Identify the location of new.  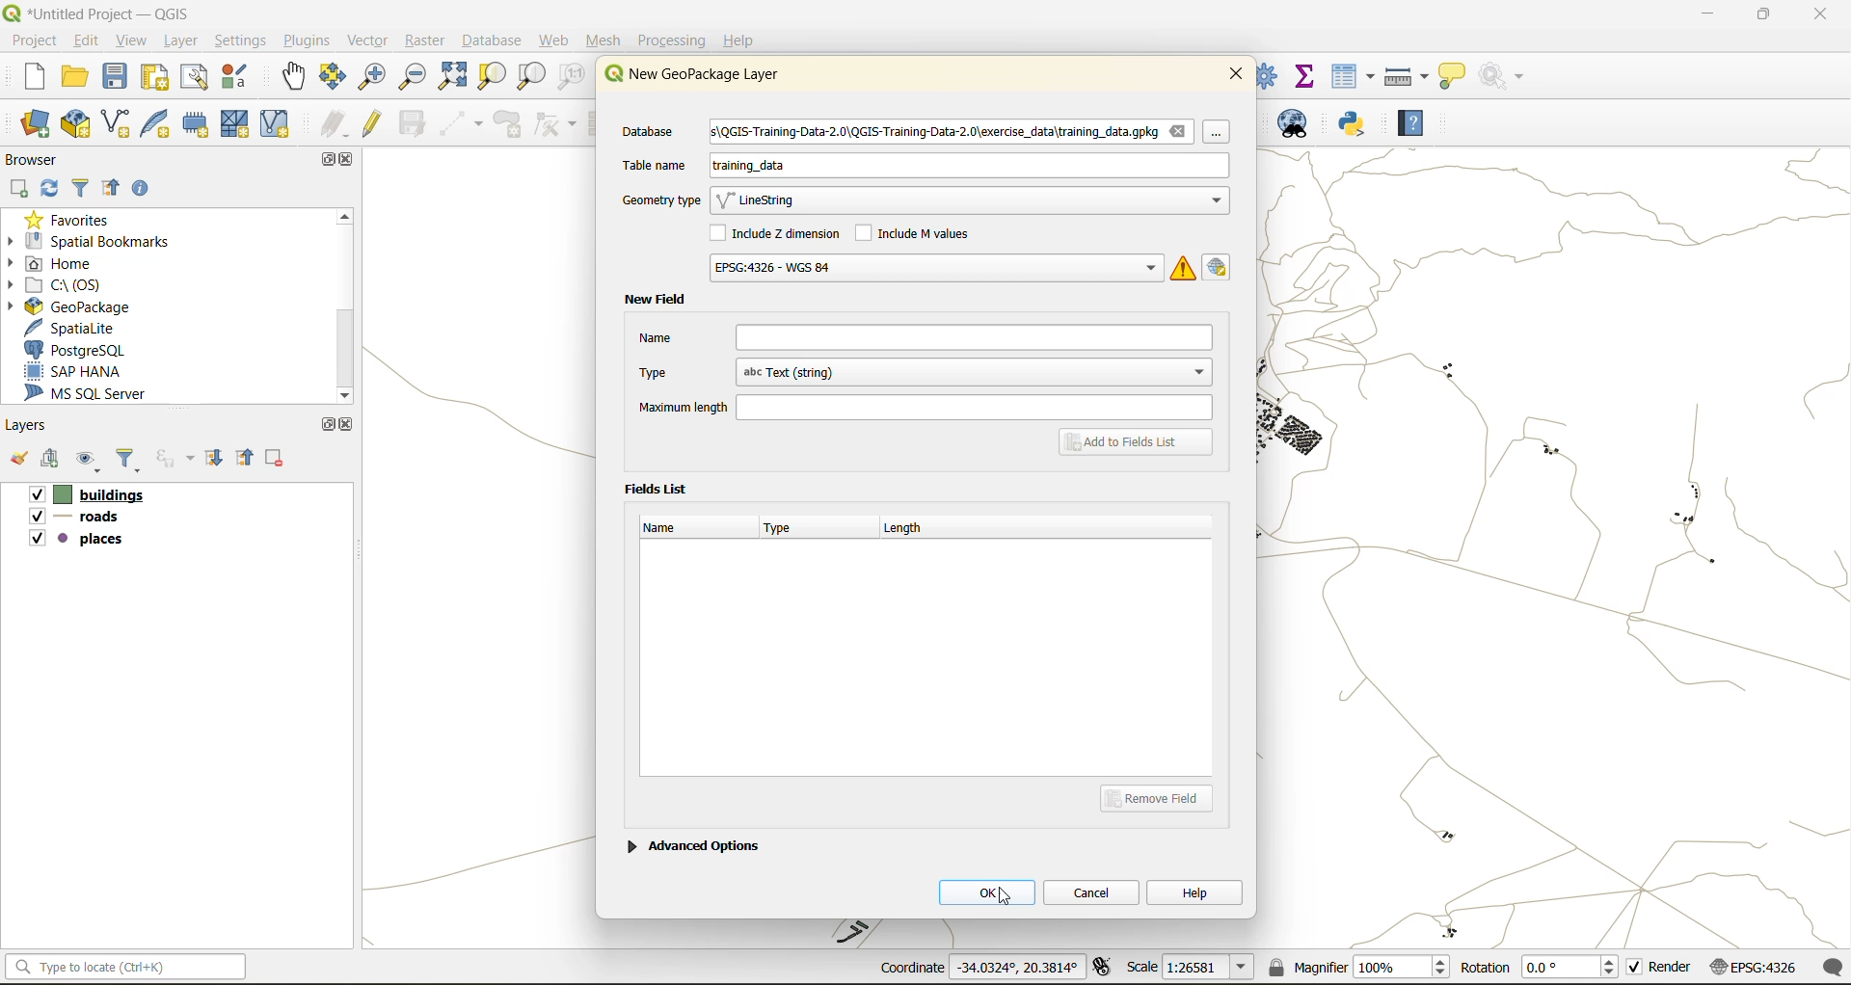
(24, 79).